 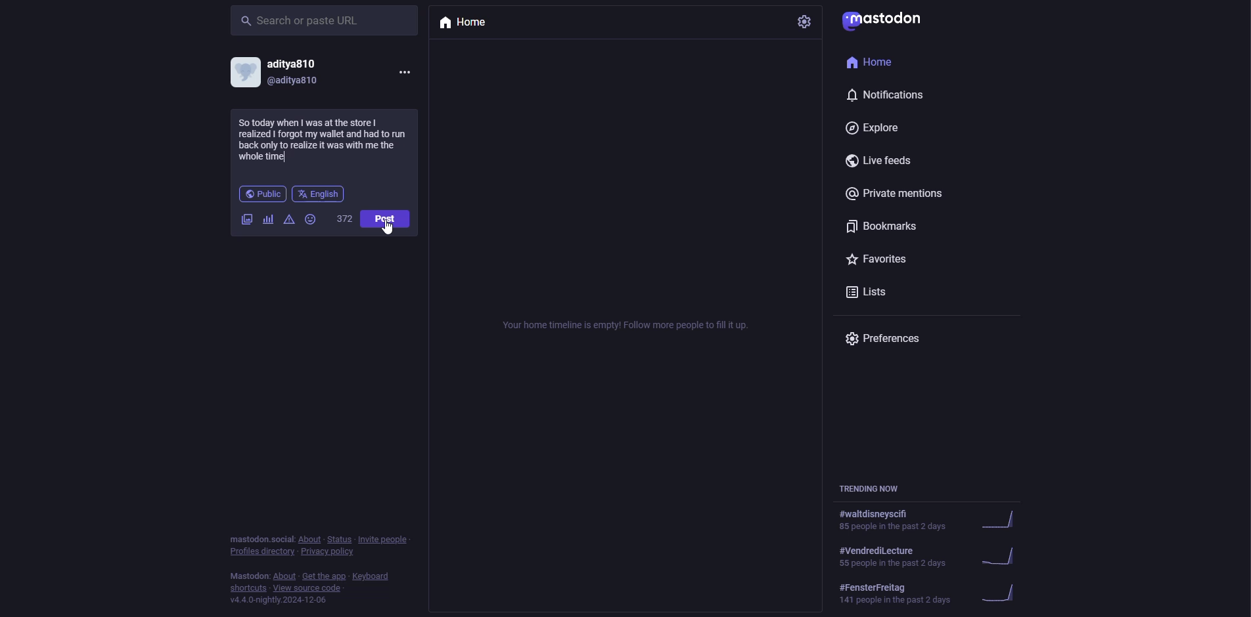 What do you see at coordinates (806, 24) in the screenshot?
I see `settings` at bounding box center [806, 24].